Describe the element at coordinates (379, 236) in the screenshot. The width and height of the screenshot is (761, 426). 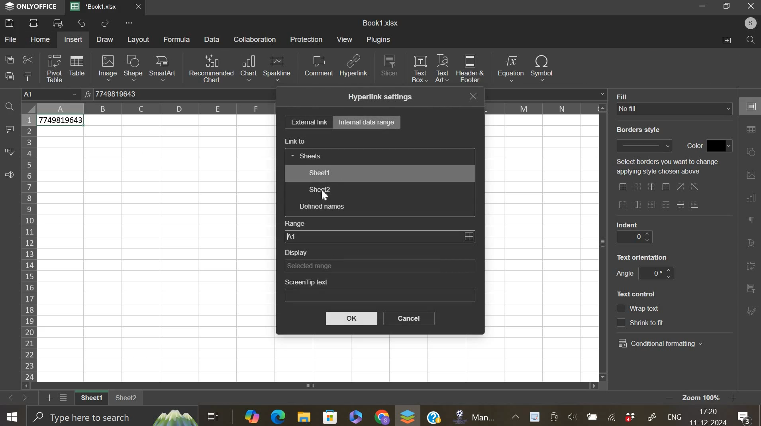
I see `range` at that location.